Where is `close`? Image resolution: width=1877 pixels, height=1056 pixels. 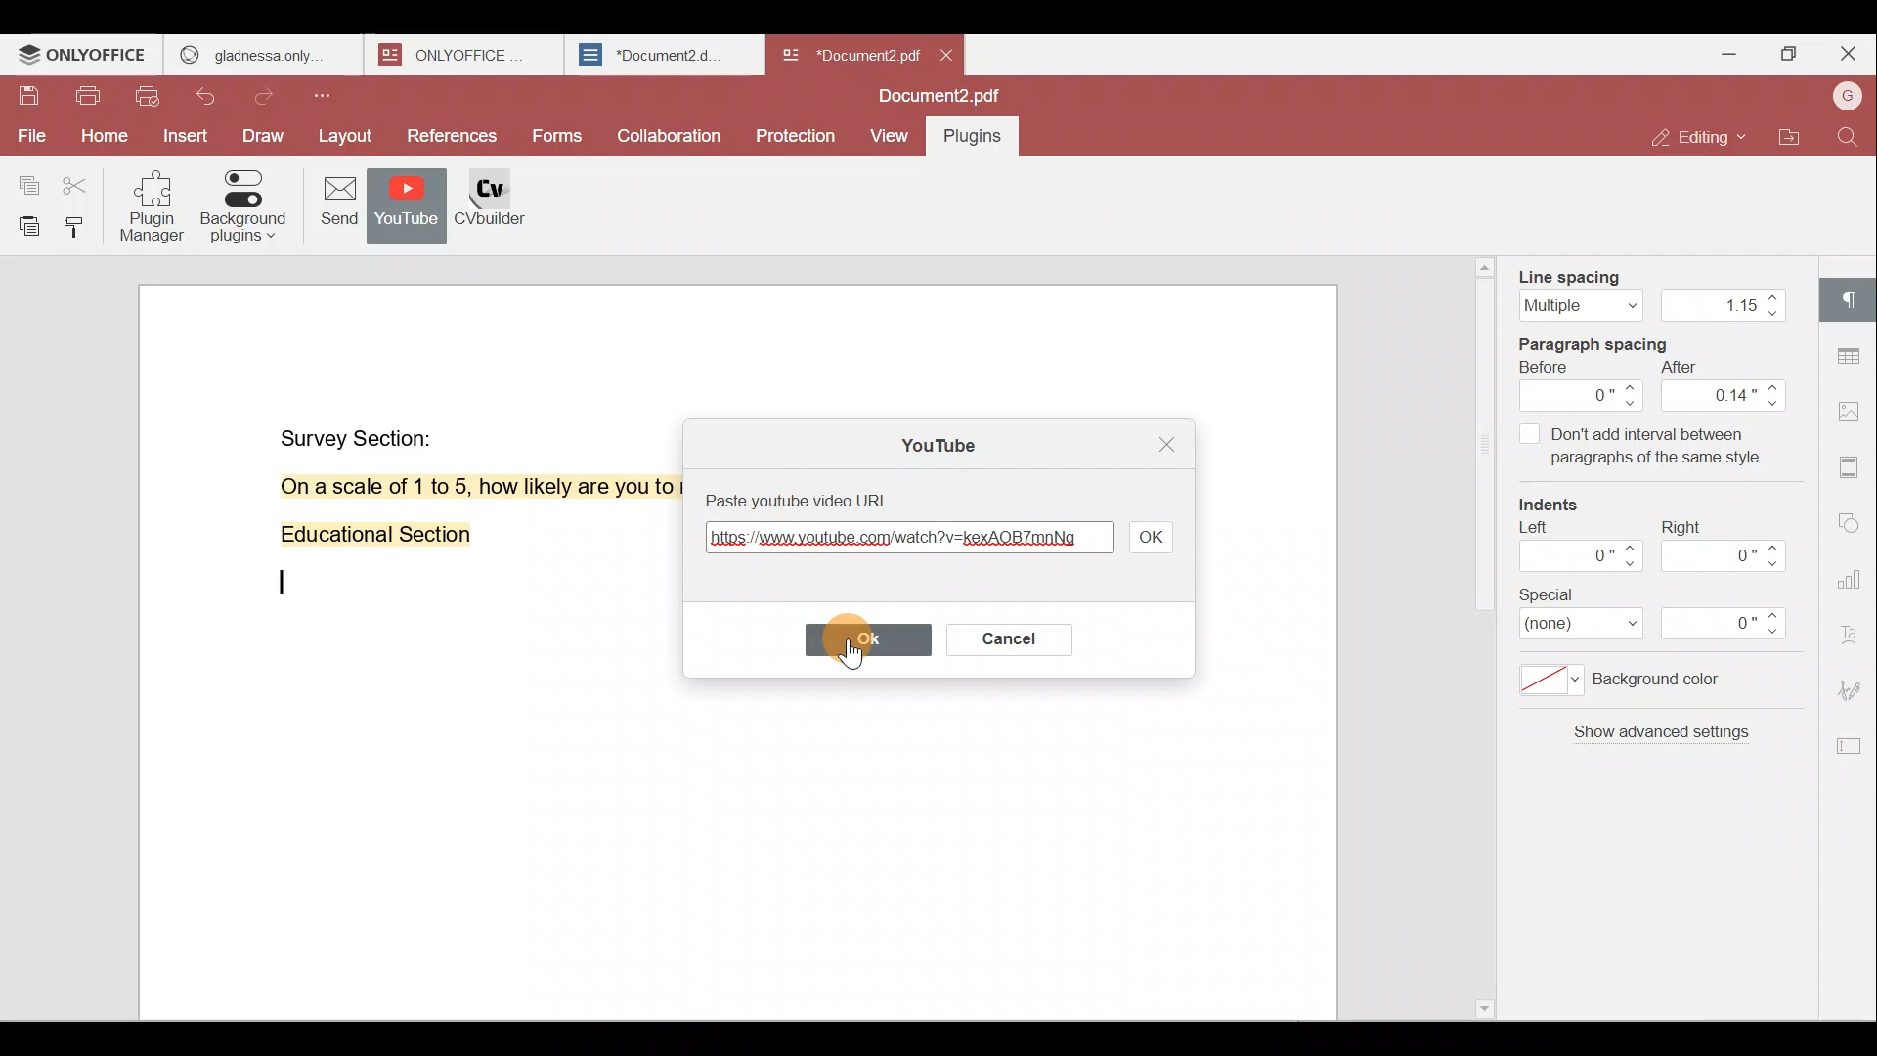
close is located at coordinates (946, 55).